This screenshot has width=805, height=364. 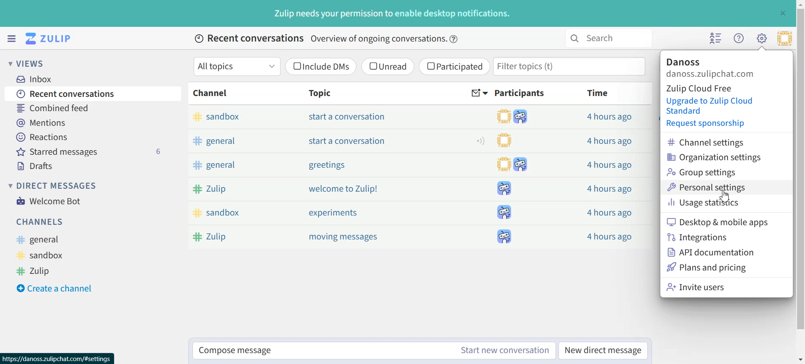 What do you see at coordinates (93, 107) in the screenshot?
I see `Combined Feed` at bounding box center [93, 107].